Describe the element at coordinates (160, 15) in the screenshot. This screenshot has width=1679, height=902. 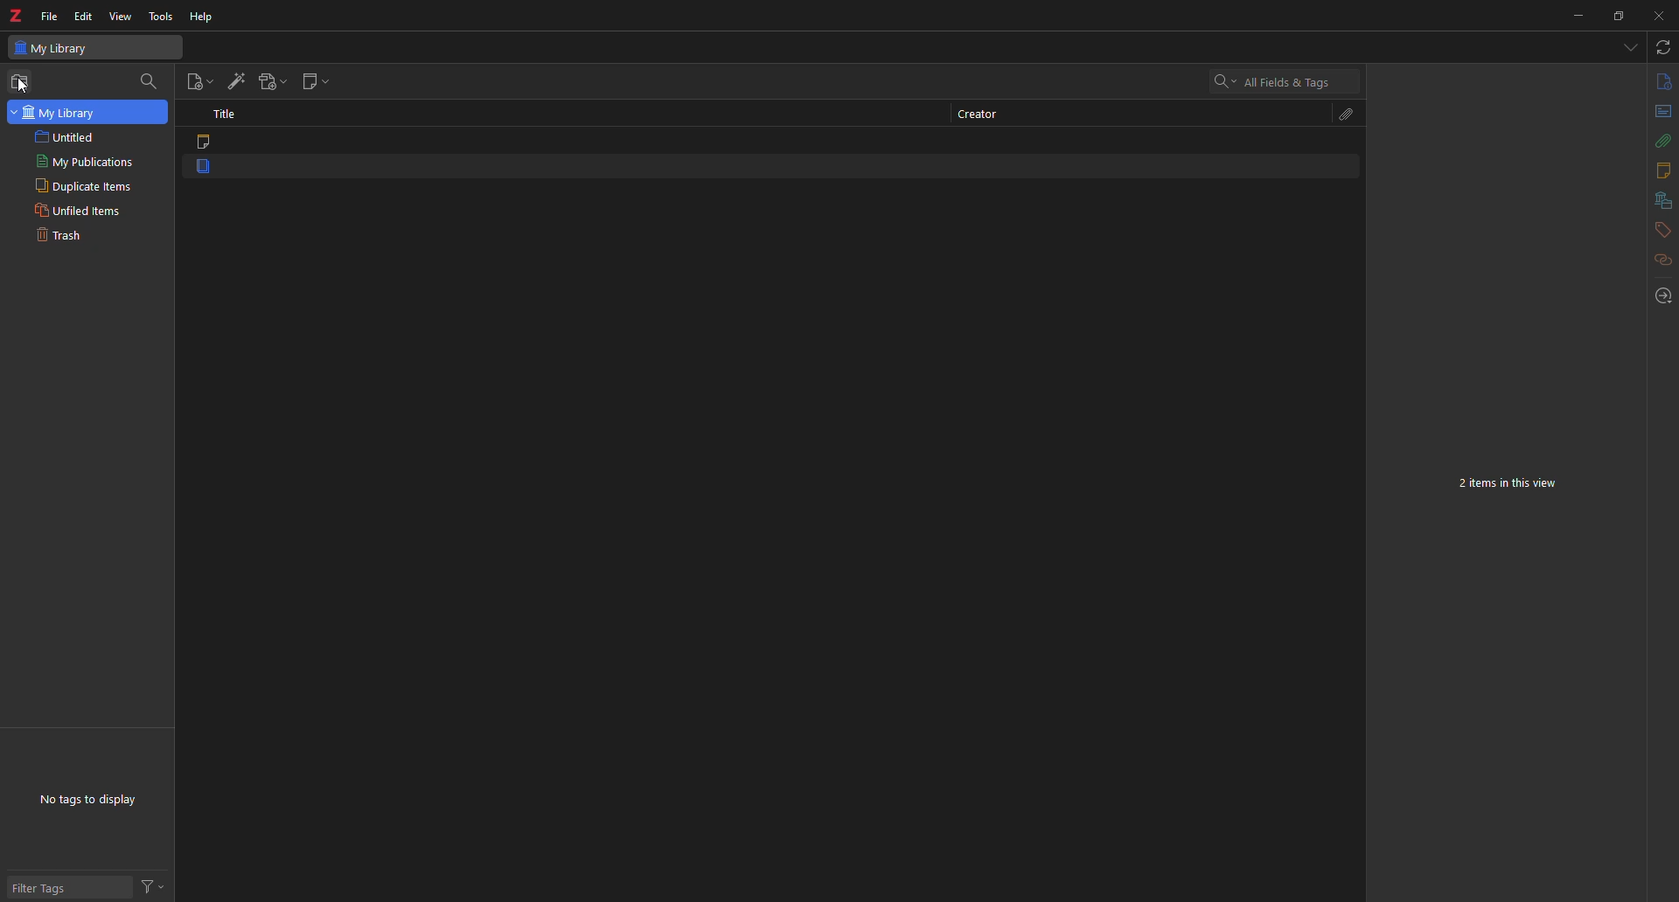
I see `tools` at that location.